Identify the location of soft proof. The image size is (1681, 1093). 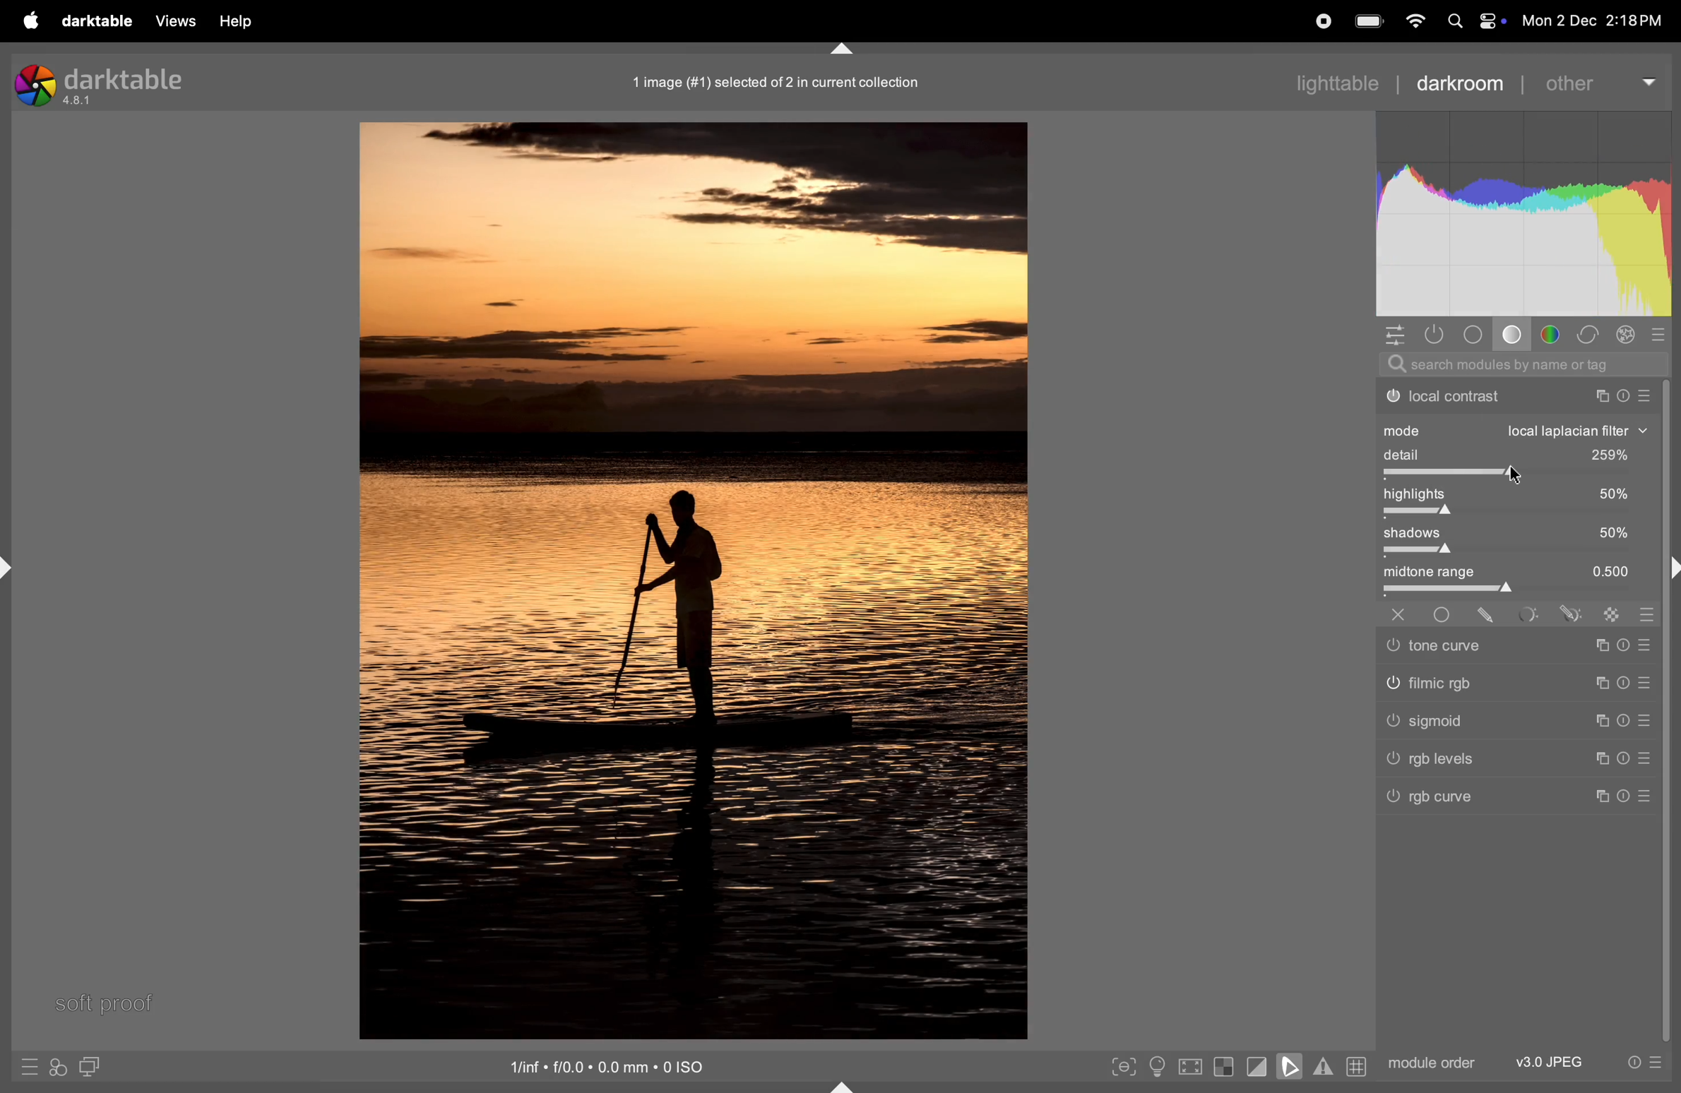
(107, 1003).